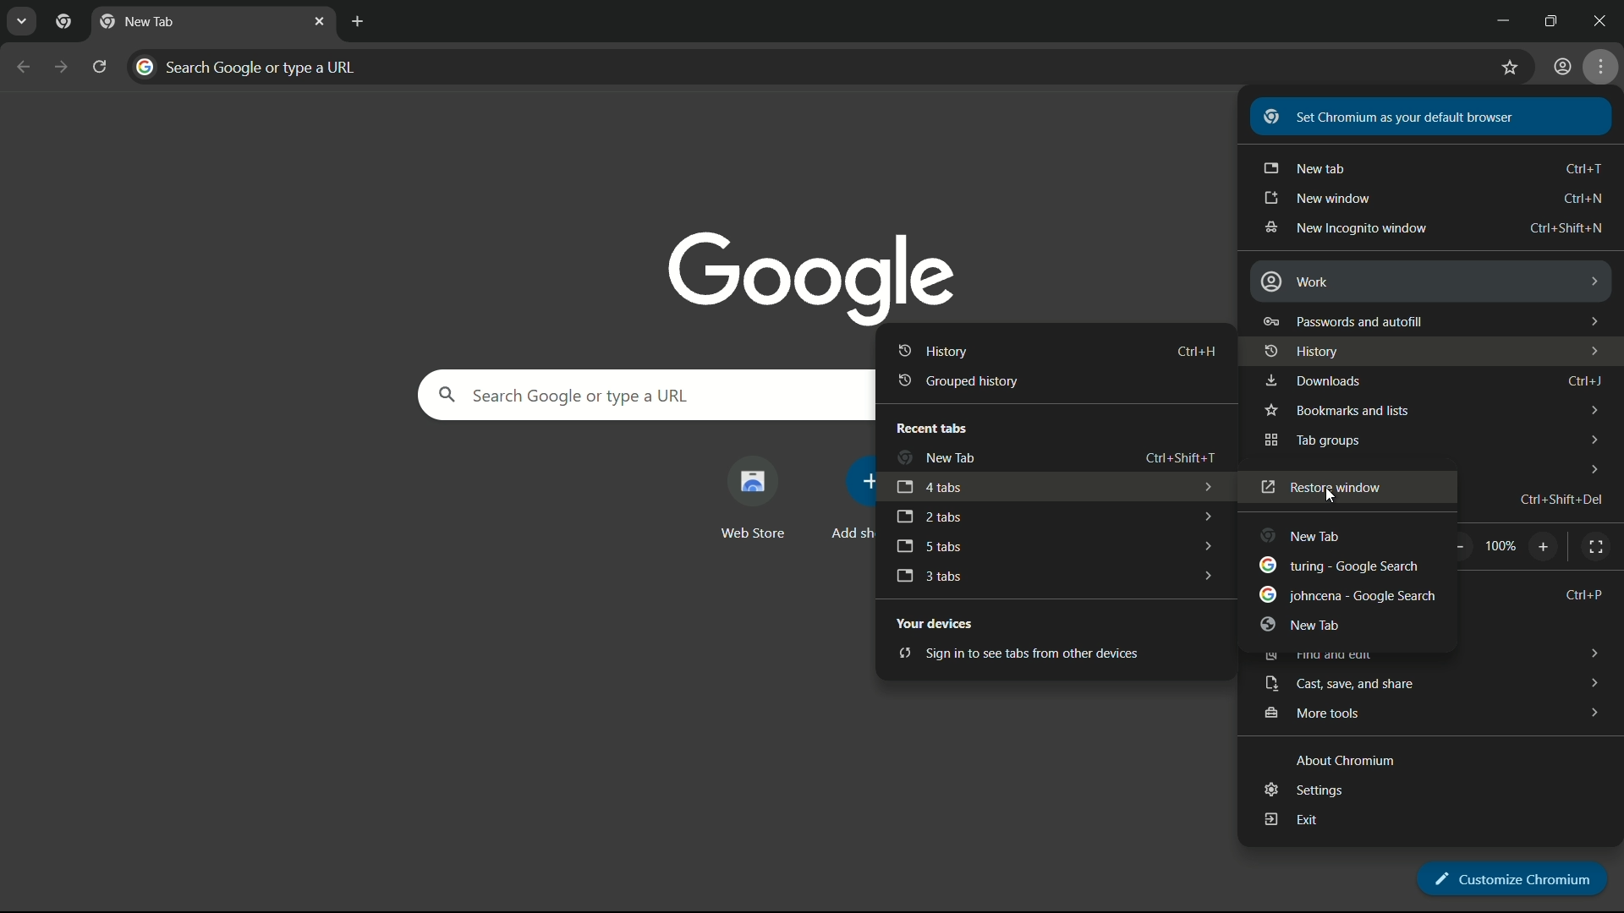  What do you see at coordinates (1585, 595) in the screenshot?
I see `Ctrl + P` at bounding box center [1585, 595].